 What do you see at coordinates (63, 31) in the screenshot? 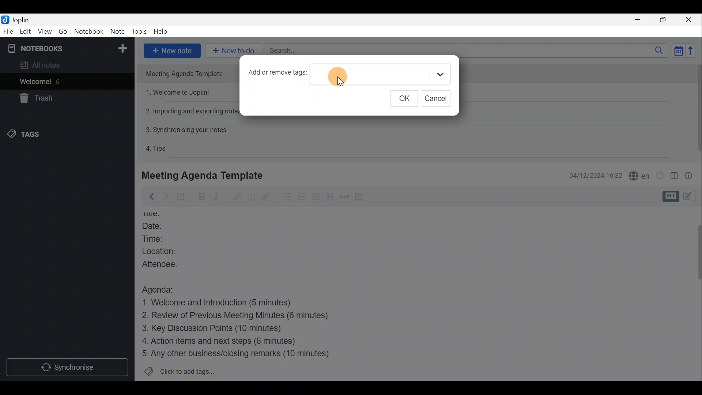
I see `Go` at bounding box center [63, 31].